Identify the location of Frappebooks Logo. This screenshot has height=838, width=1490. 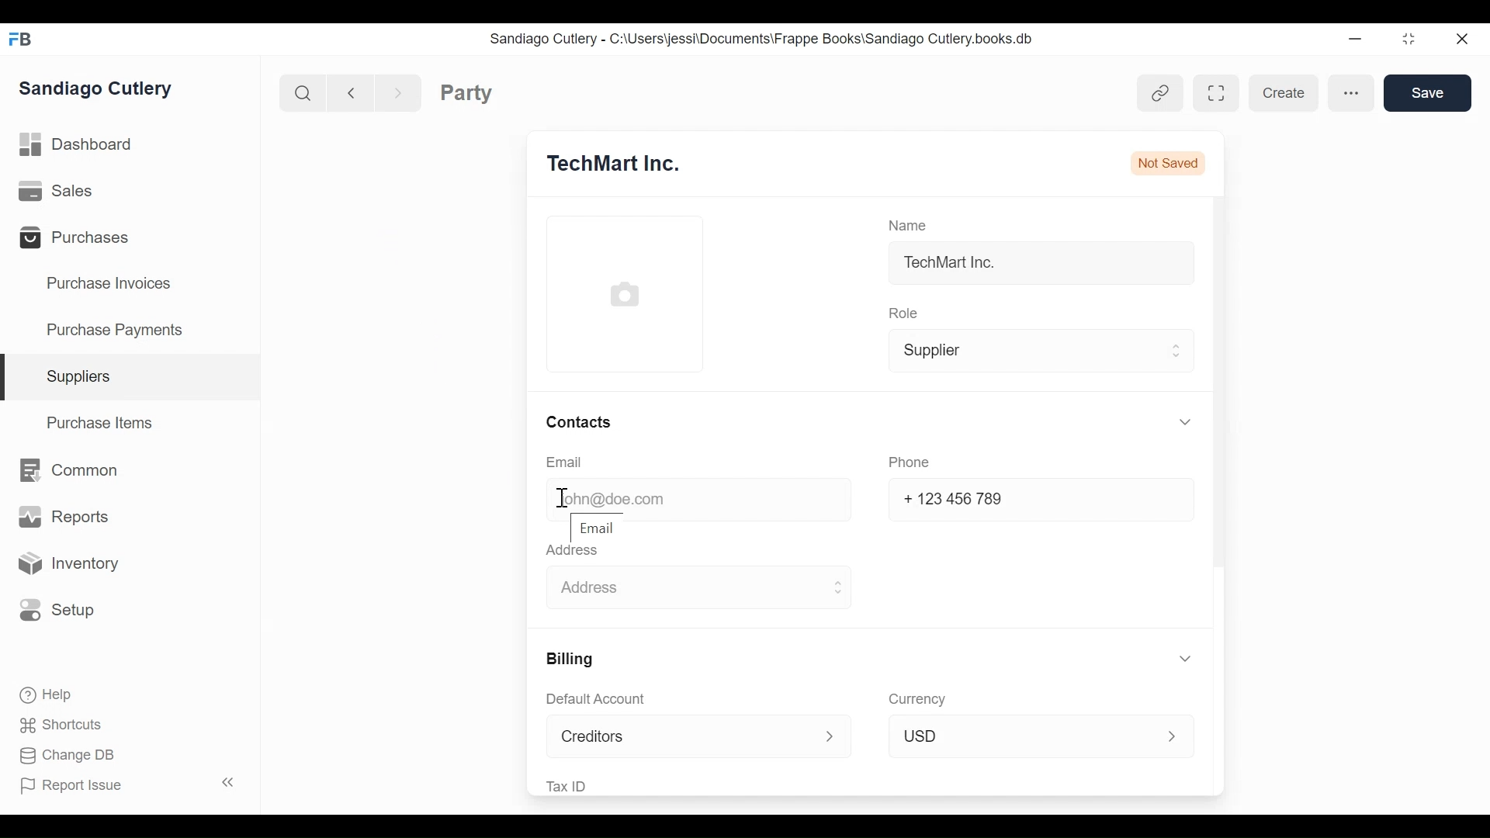
(25, 36).